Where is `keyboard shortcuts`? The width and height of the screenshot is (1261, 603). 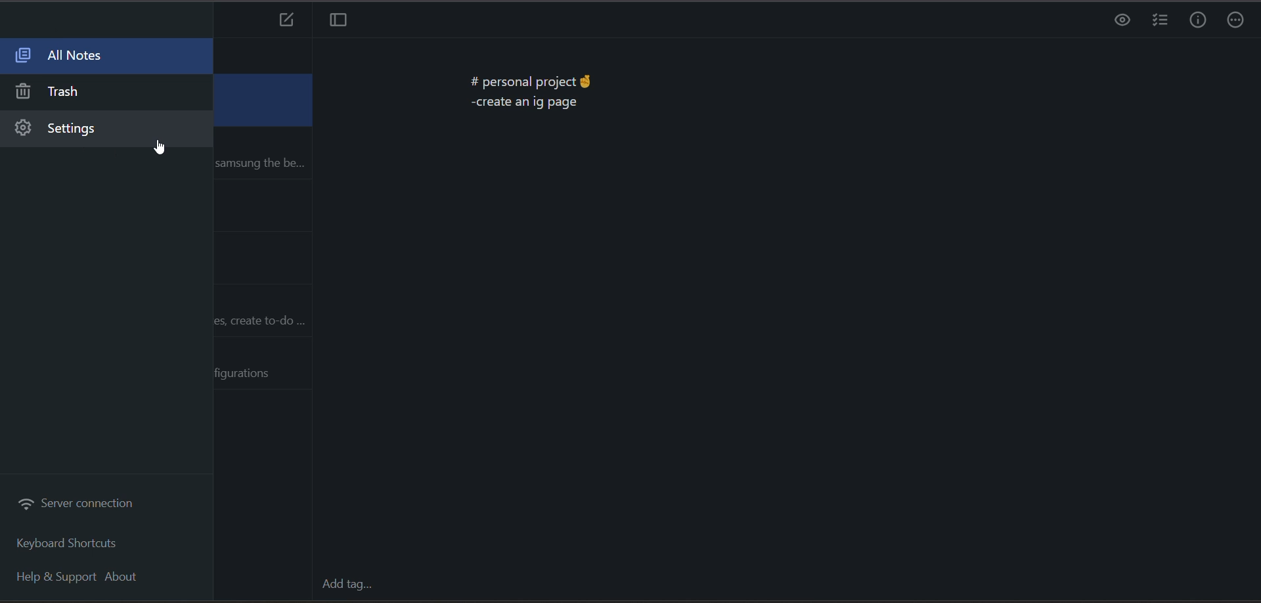 keyboard shortcuts is located at coordinates (70, 543).